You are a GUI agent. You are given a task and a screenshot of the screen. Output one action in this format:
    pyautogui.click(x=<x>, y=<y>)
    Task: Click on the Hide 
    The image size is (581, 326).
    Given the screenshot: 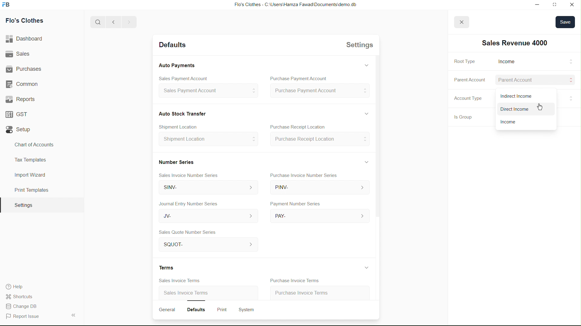 What is the action you would take?
    pyautogui.click(x=366, y=161)
    